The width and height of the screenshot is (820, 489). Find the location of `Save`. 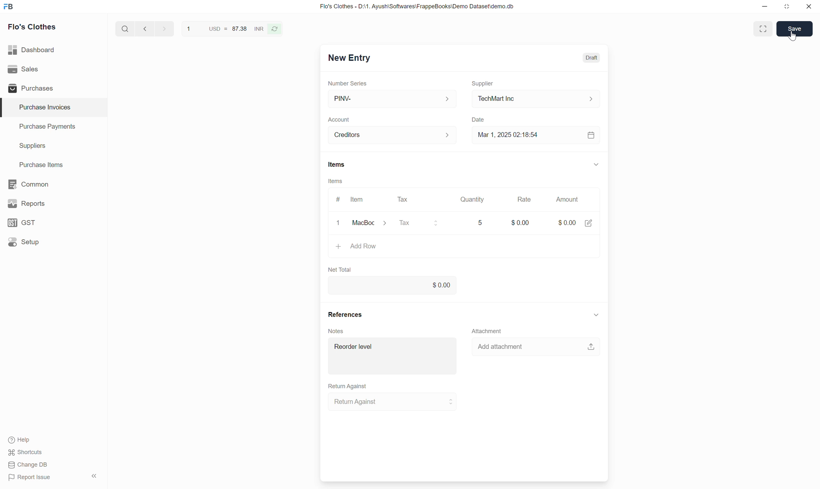

Save is located at coordinates (794, 29).